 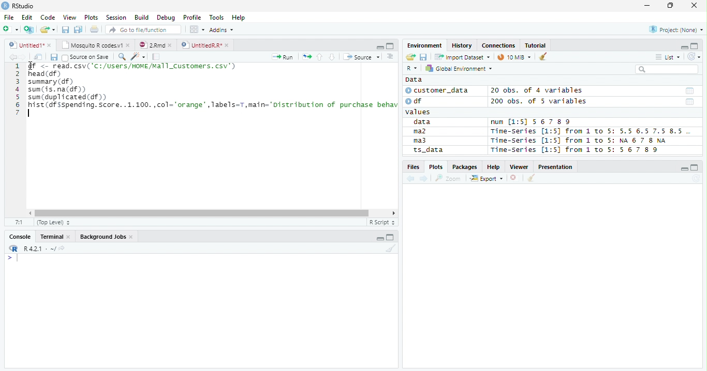 I want to click on Date, so click(x=689, y=91).